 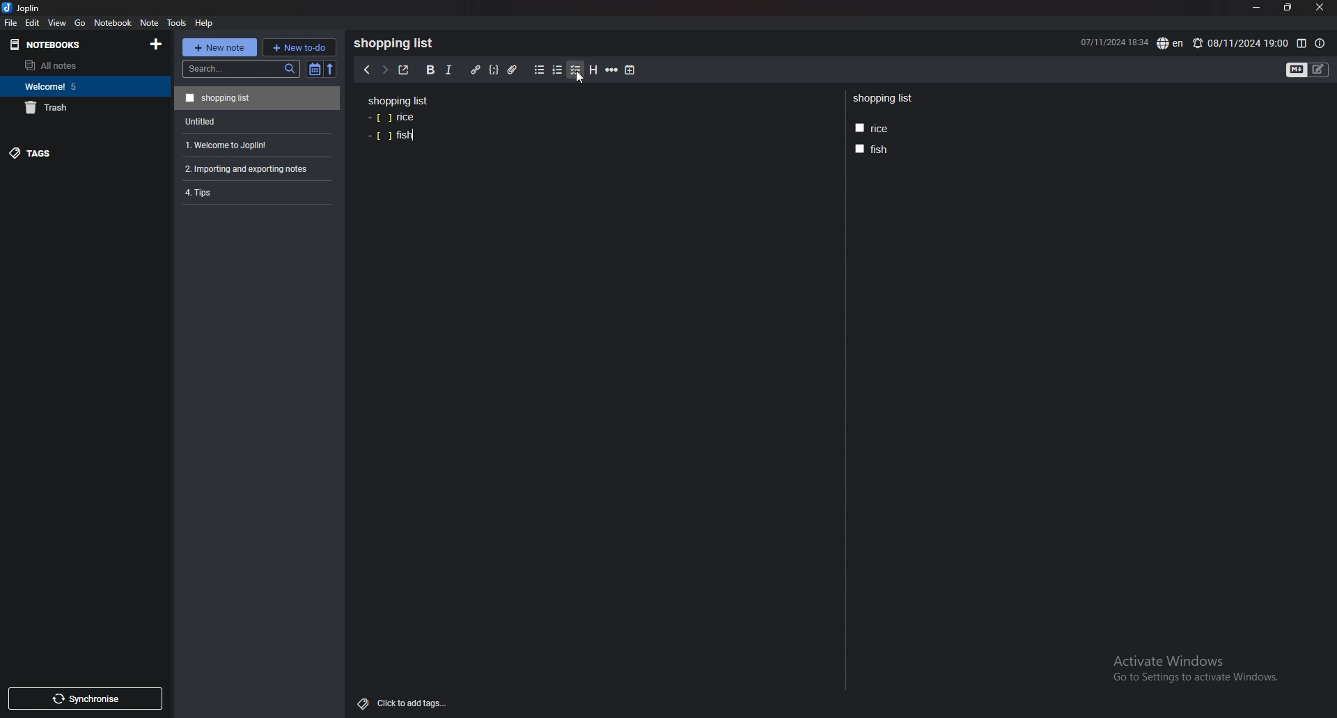 What do you see at coordinates (58, 22) in the screenshot?
I see `view` at bounding box center [58, 22].